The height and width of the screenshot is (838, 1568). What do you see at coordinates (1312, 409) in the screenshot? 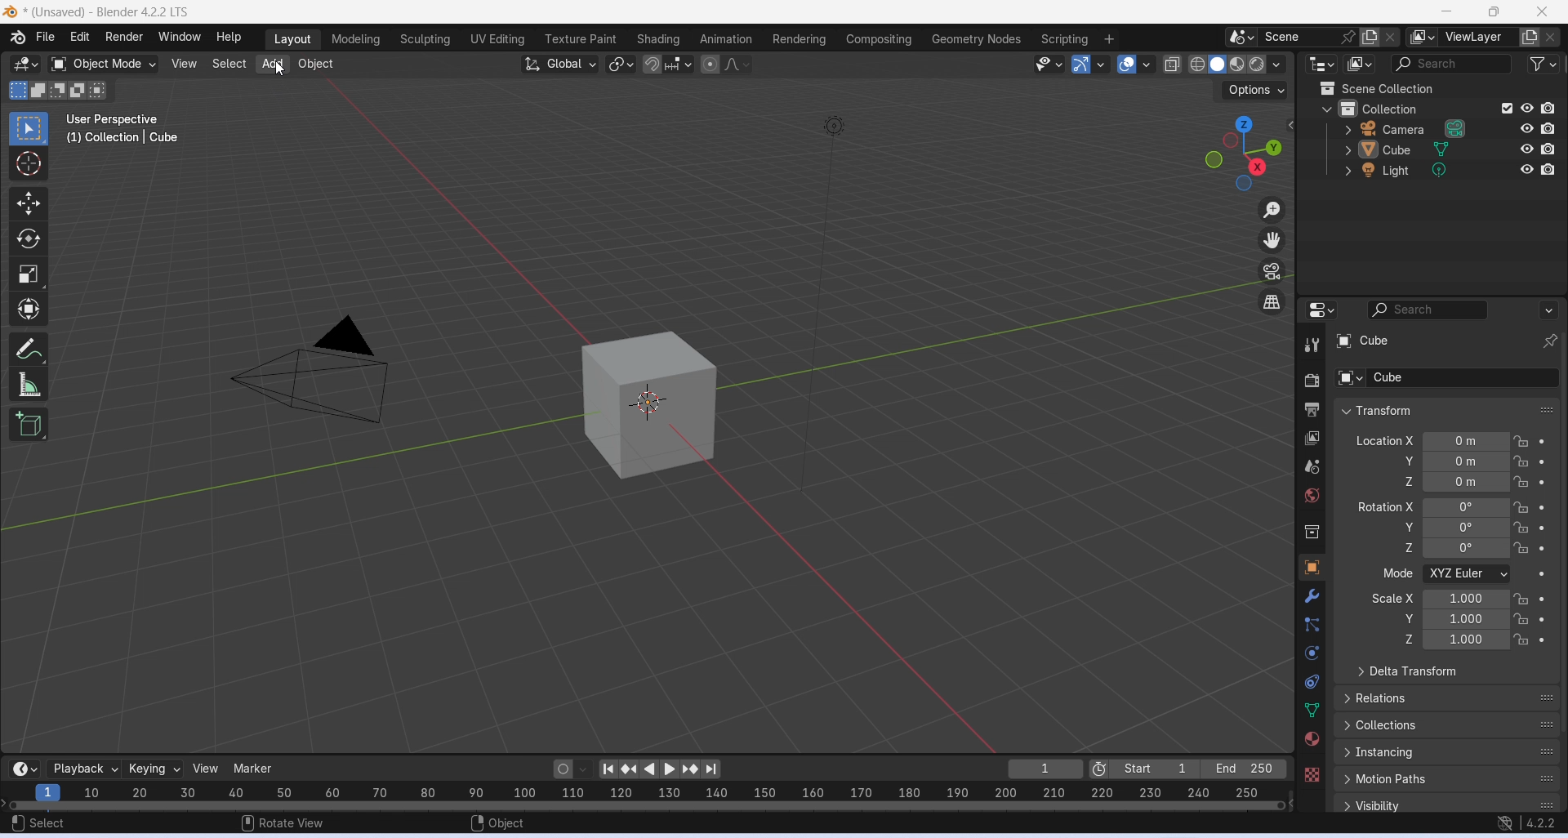
I see `output` at bounding box center [1312, 409].